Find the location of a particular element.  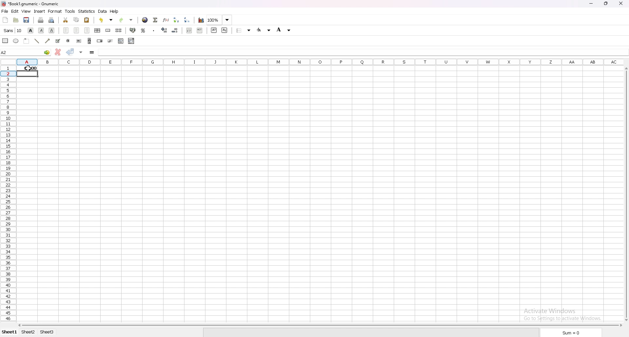

accounting is located at coordinates (133, 30).